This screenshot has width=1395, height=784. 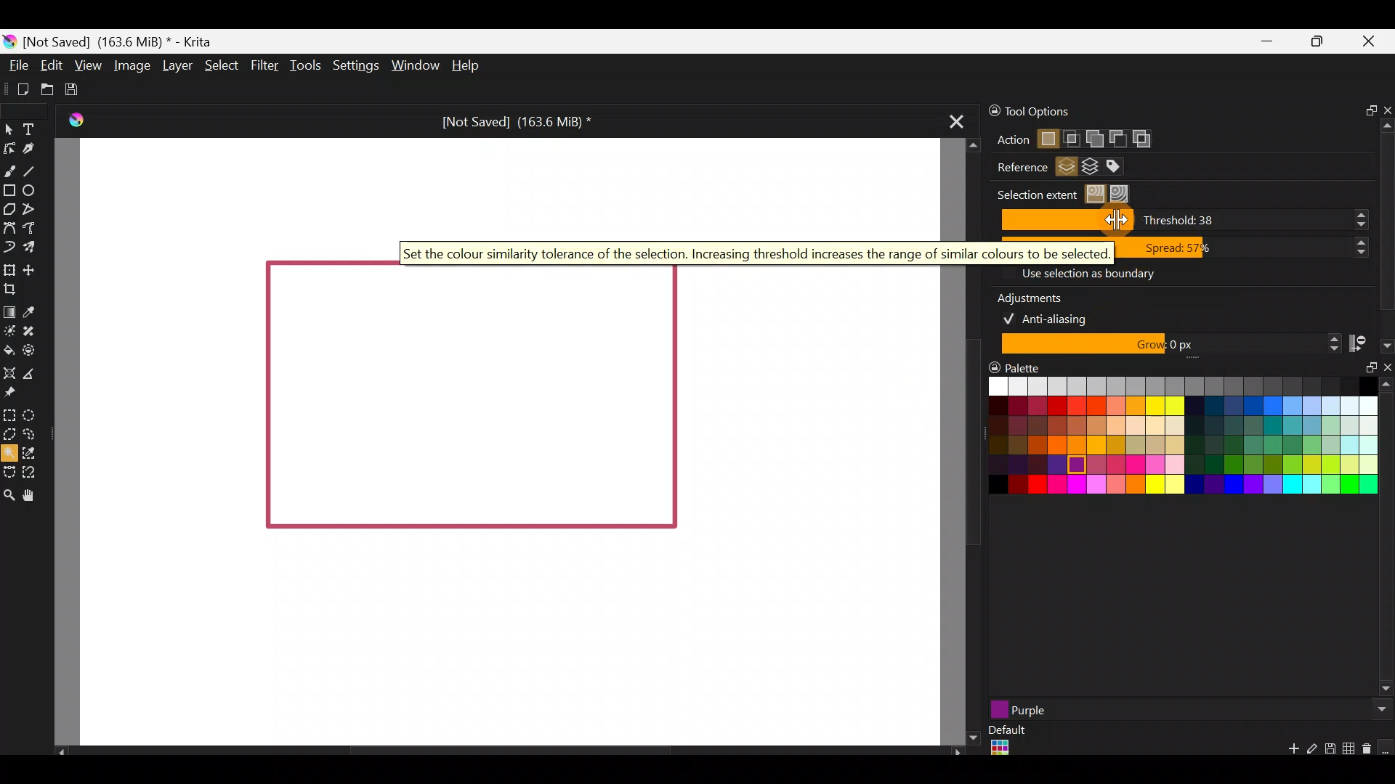 What do you see at coordinates (1386, 370) in the screenshot?
I see `Close docker` at bounding box center [1386, 370].